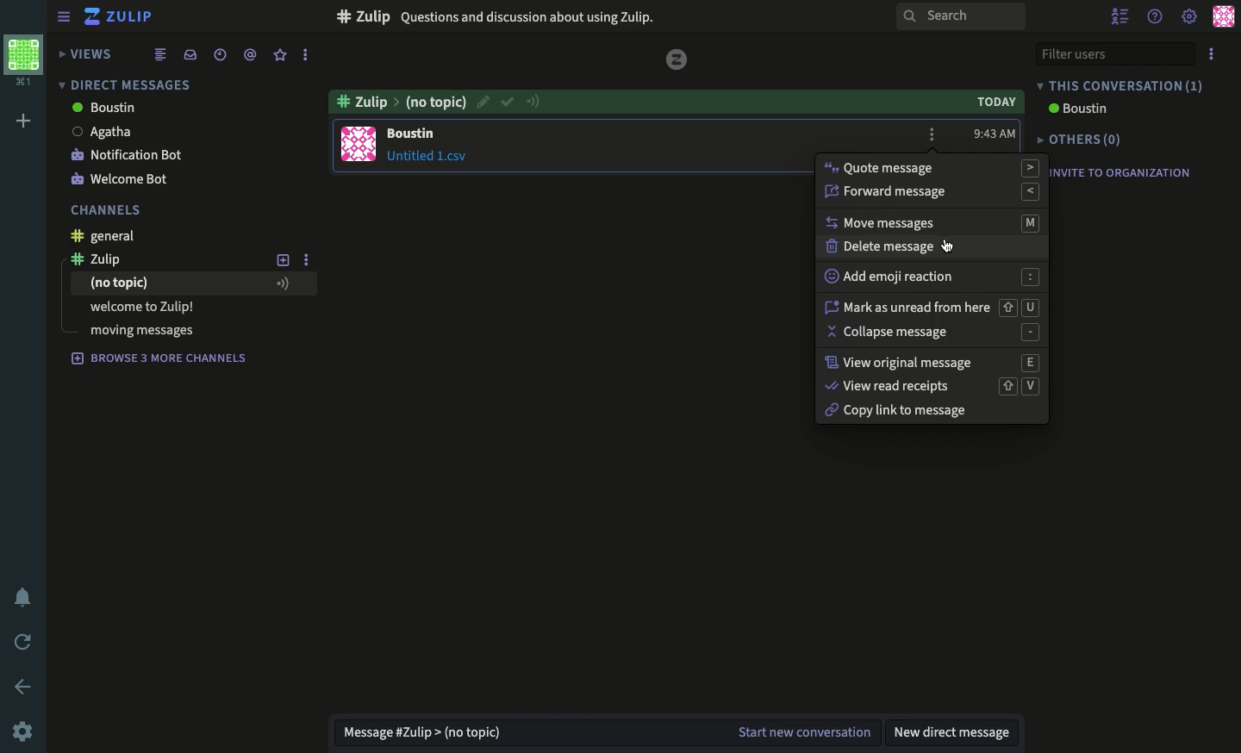 The image size is (1241, 753). What do you see at coordinates (190, 54) in the screenshot?
I see `inbox` at bounding box center [190, 54].